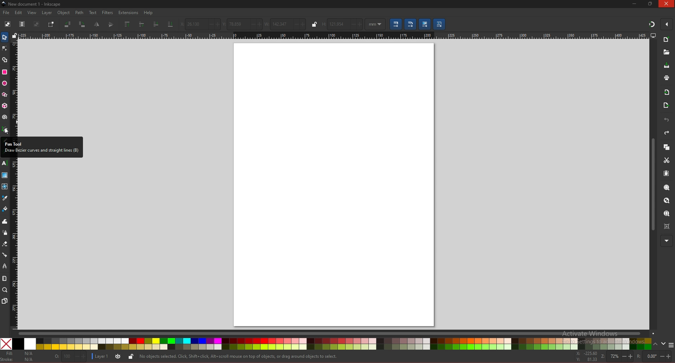 The width and height of the screenshot is (675, 363). What do you see at coordinates (65, 13) in the screenshot?
I see `object` at bounding box center [65, 13].